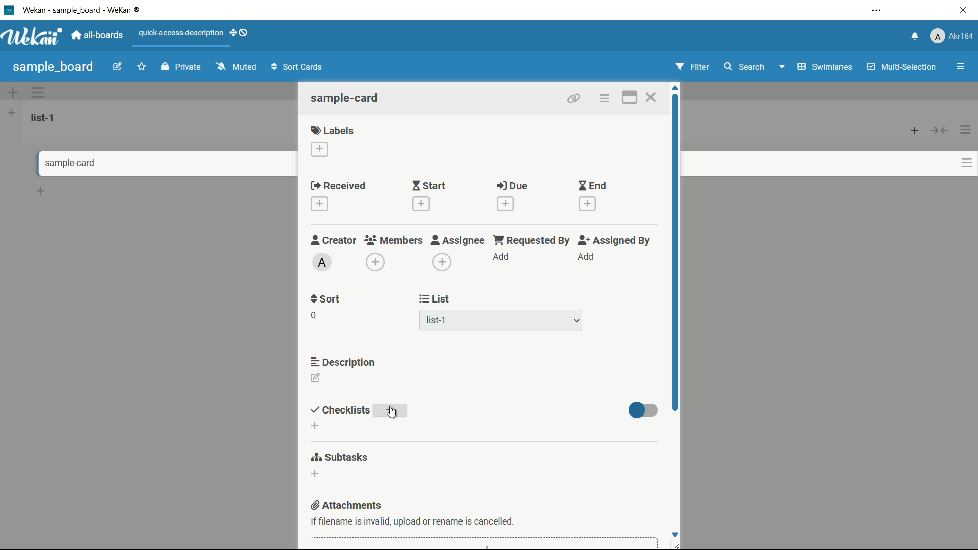  I want to click on swimlane actions, so click(39, 92).